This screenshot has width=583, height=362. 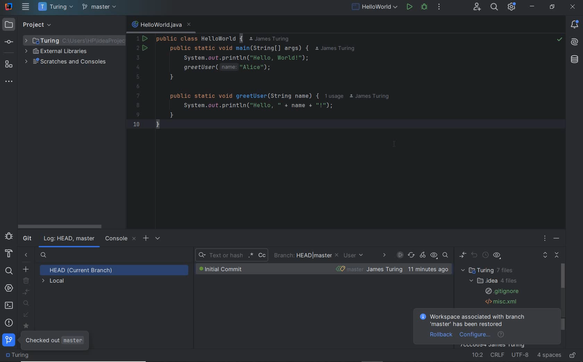 What do you see at coordinates (558, 25) in the screenshot?
I see `recent files, tab options` at bounding box center [558, 25].